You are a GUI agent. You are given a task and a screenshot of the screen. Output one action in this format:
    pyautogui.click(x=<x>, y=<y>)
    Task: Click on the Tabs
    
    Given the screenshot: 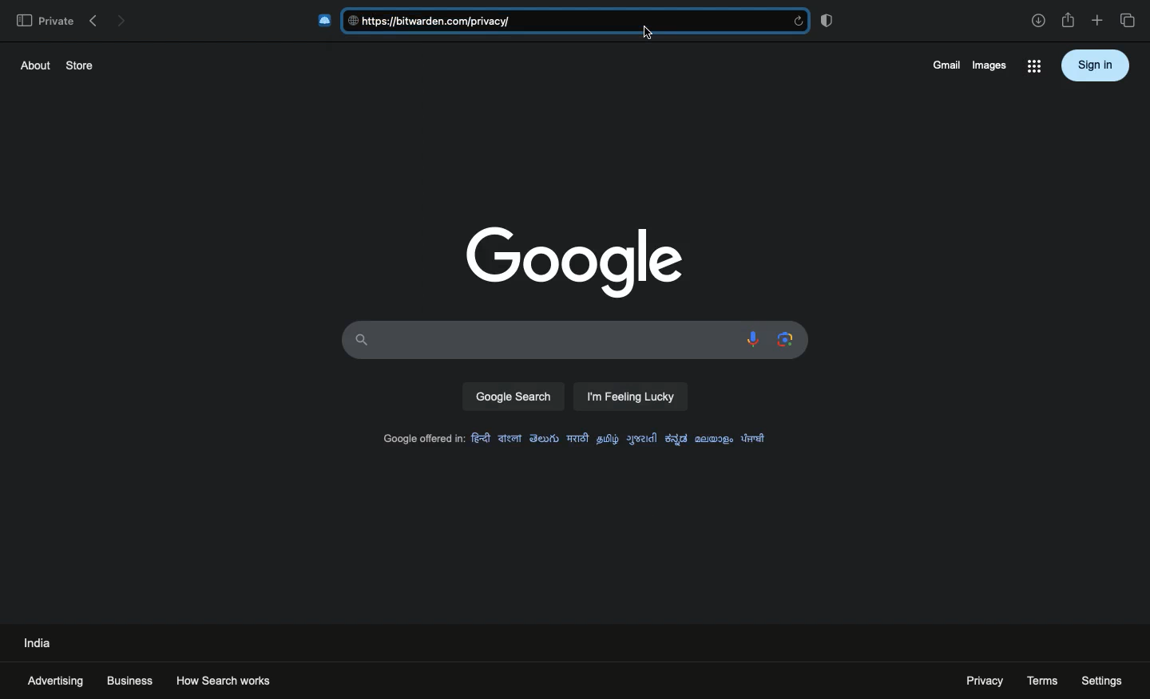 What is the action you would take?
    pyautogui.click(x=1130, y=21)
    